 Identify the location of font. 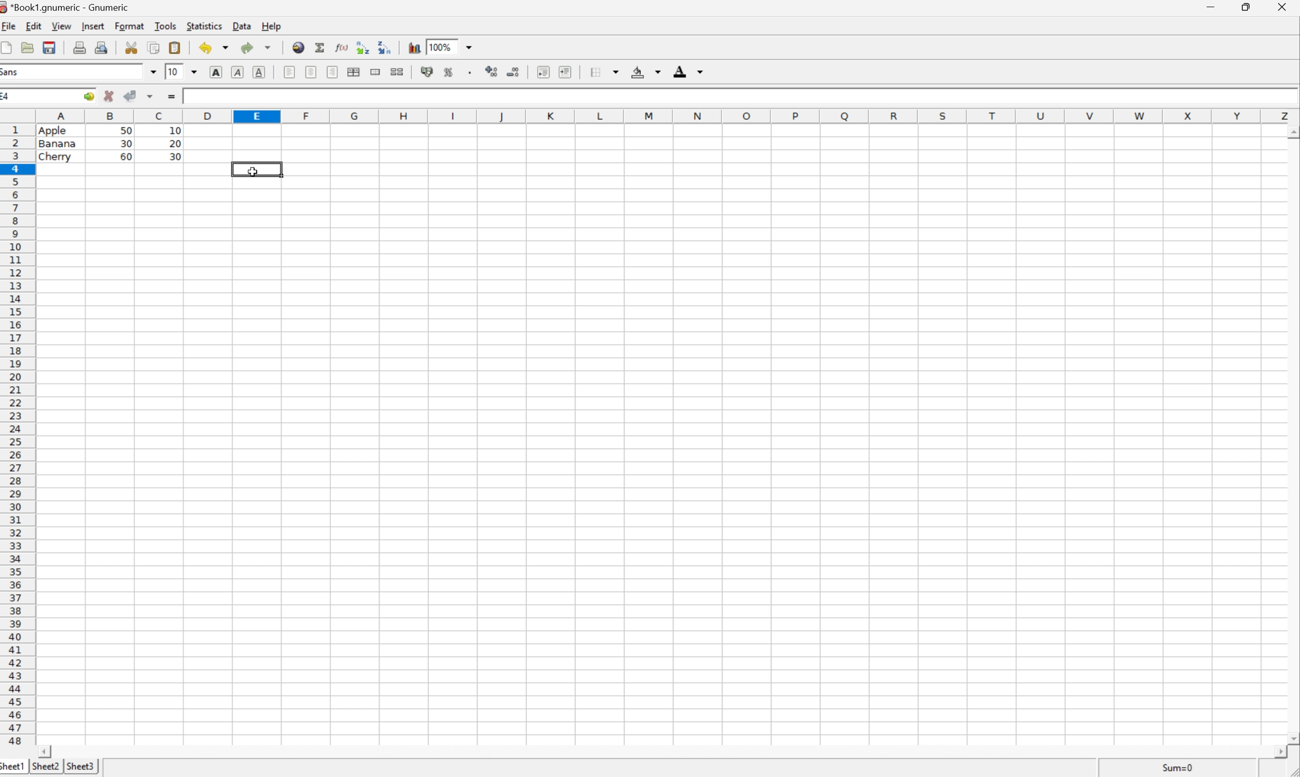
(12, 73).